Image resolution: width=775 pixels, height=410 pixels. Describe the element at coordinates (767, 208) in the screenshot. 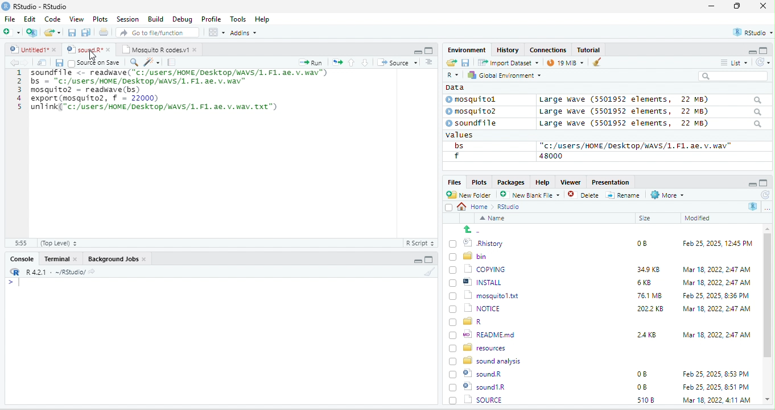

I see `more` at that location.